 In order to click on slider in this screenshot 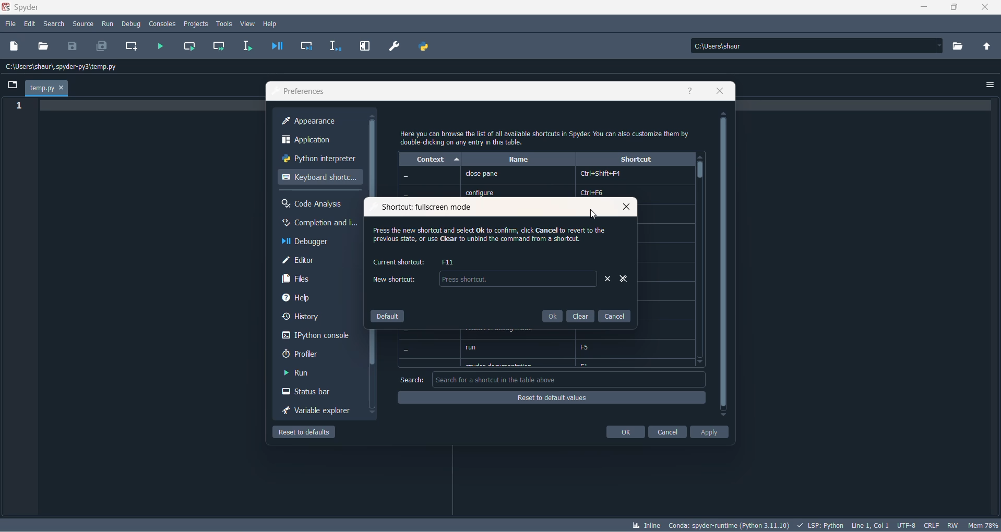, I will do `click(700, 173)`.